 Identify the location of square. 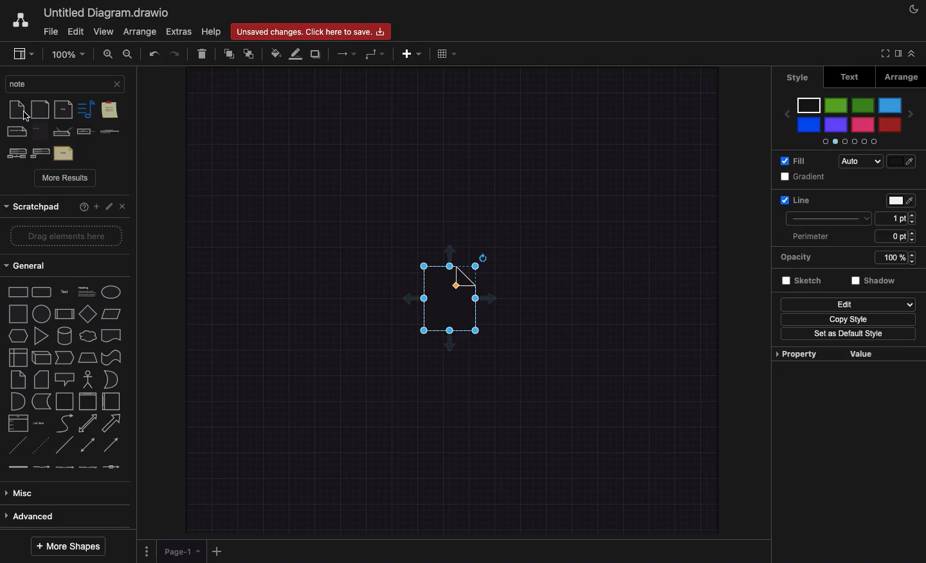
(17, 314).